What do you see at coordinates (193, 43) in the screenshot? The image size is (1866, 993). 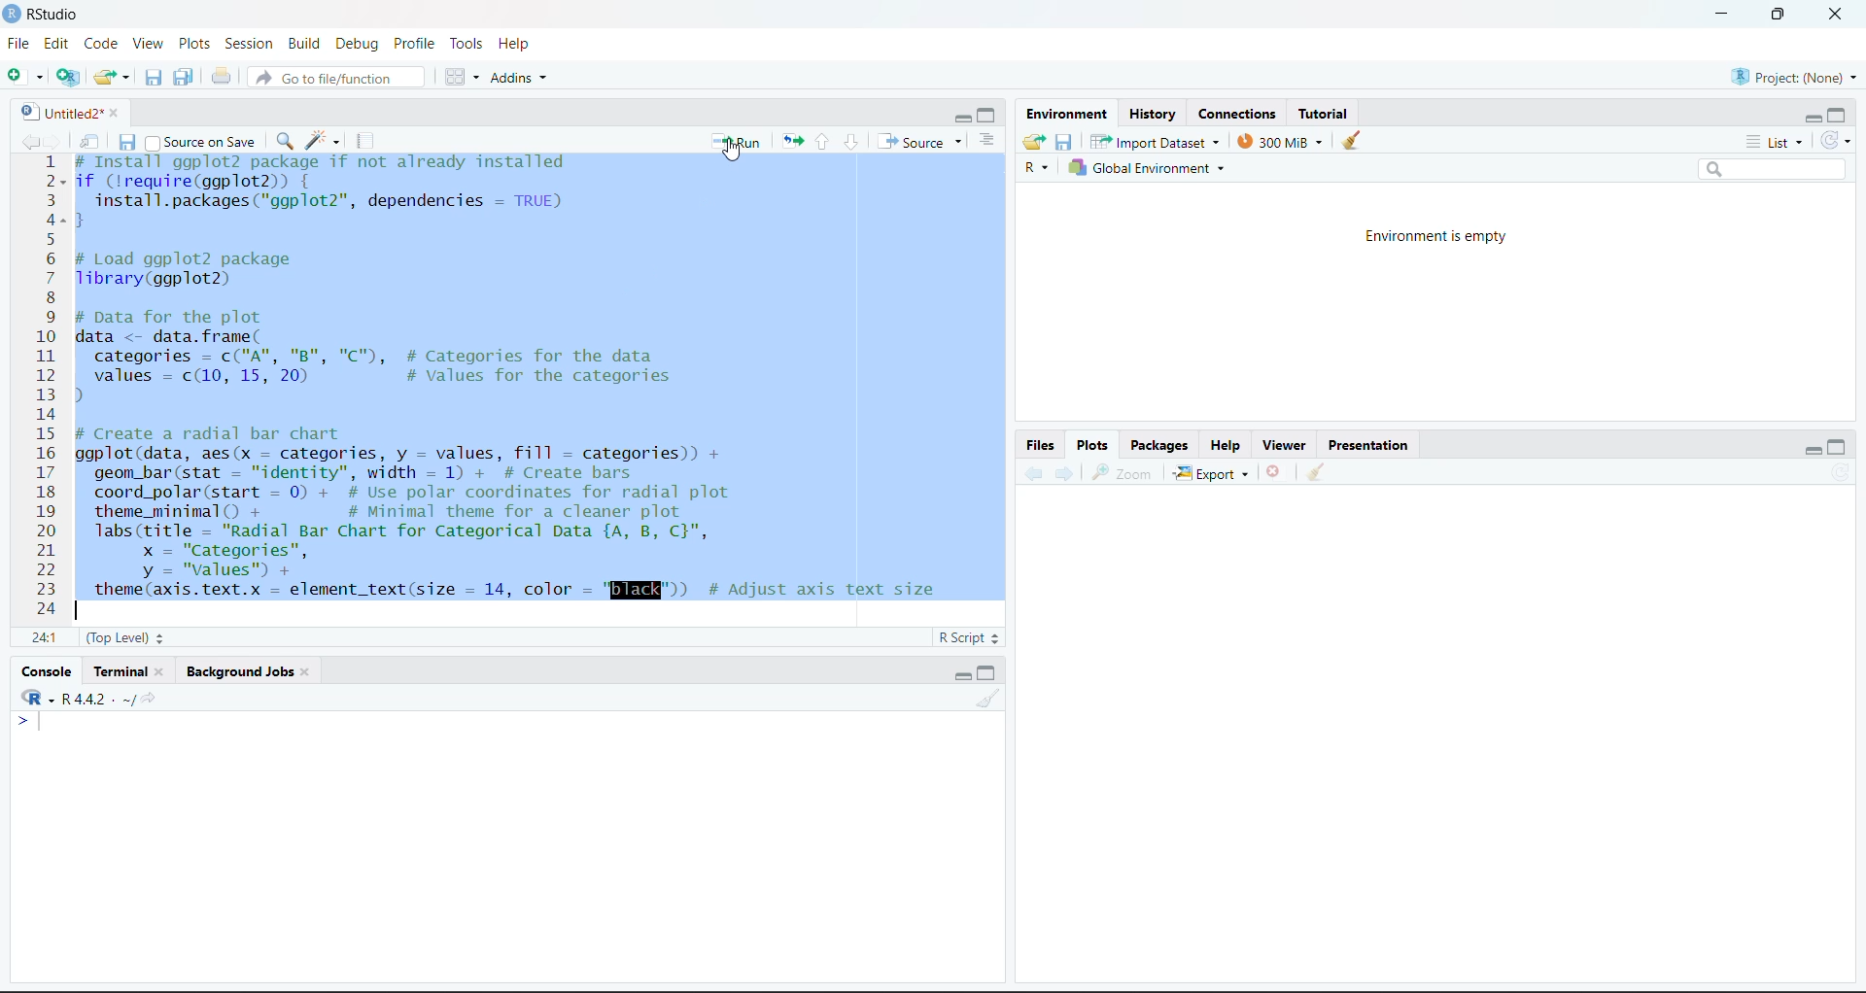 I see `Plots` at bounding box center [193, 43].